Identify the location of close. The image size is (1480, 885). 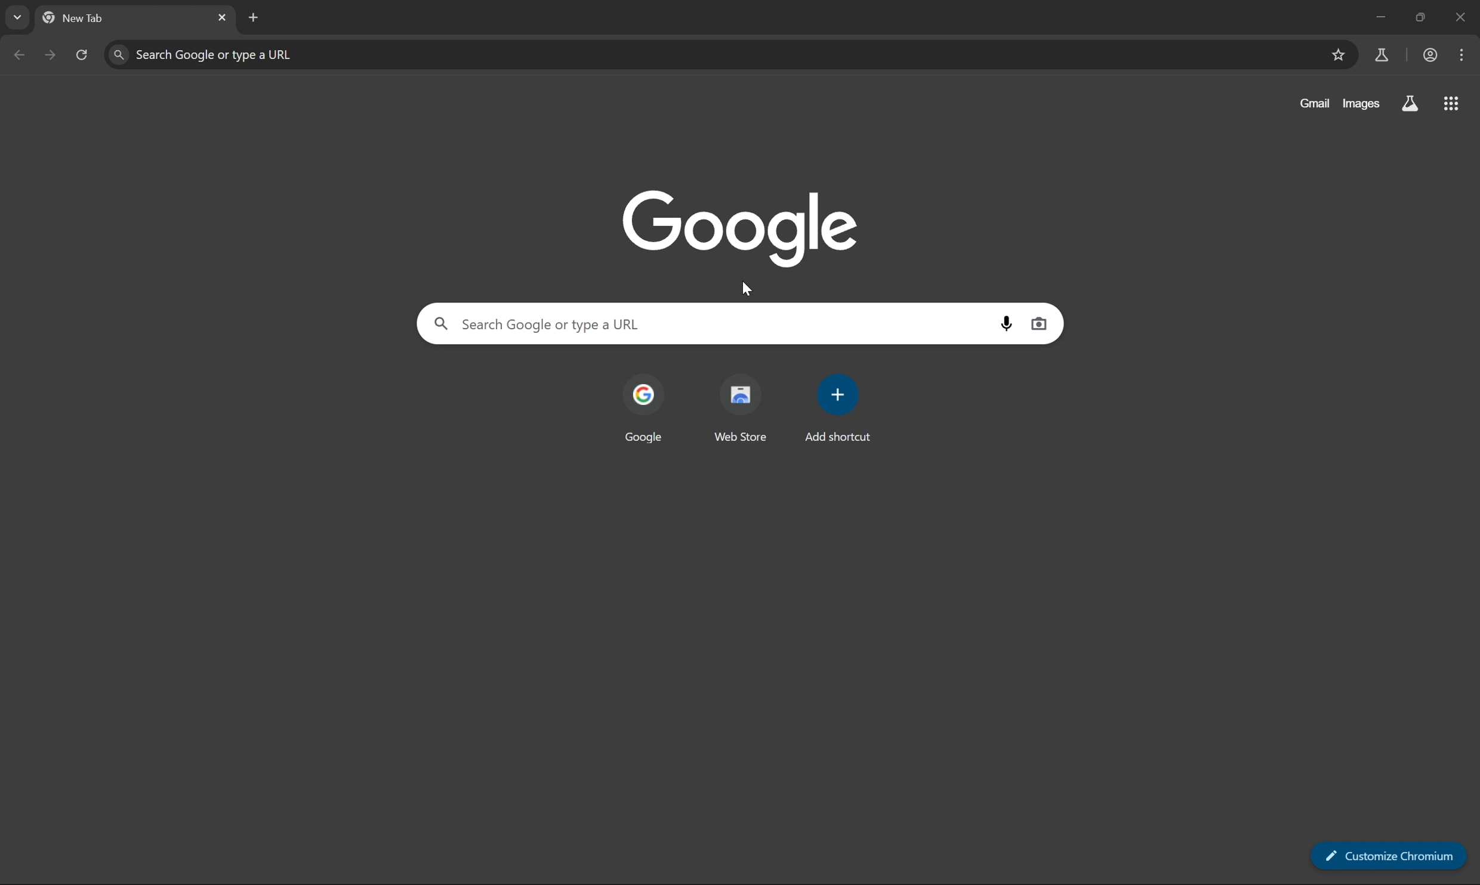
(1461, 16).